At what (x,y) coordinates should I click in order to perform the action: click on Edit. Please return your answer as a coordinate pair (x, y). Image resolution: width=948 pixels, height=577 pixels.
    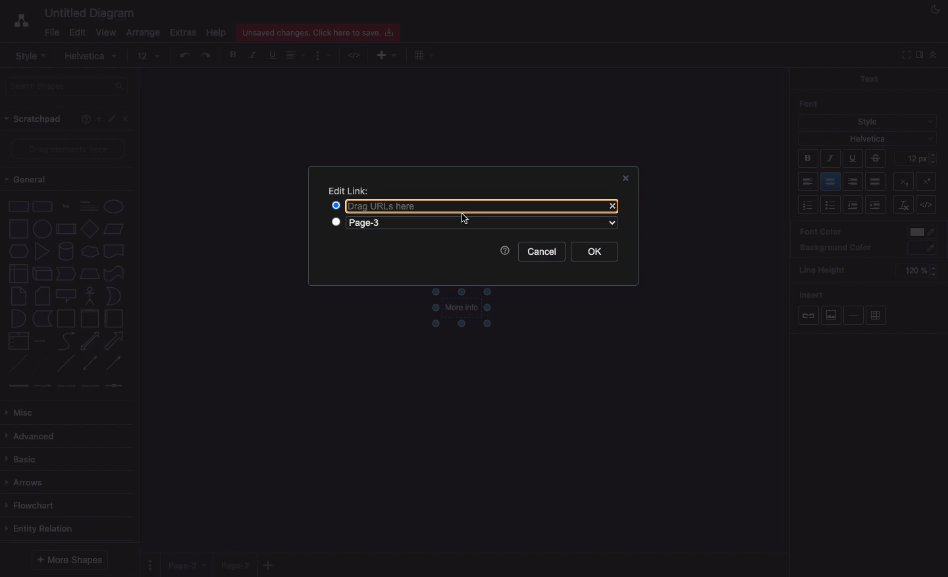
    Looking at the image, I should click on (113, 119).